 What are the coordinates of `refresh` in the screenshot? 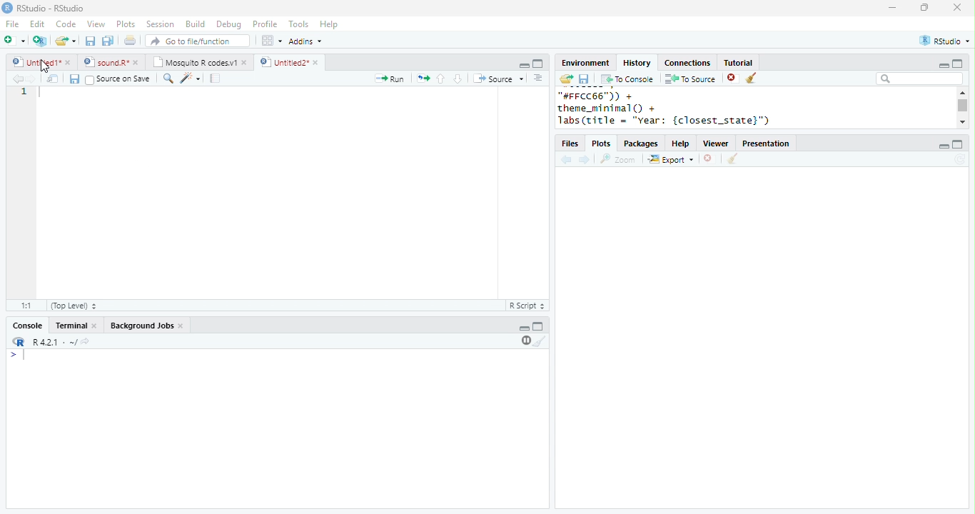 It's located at (960, 159).